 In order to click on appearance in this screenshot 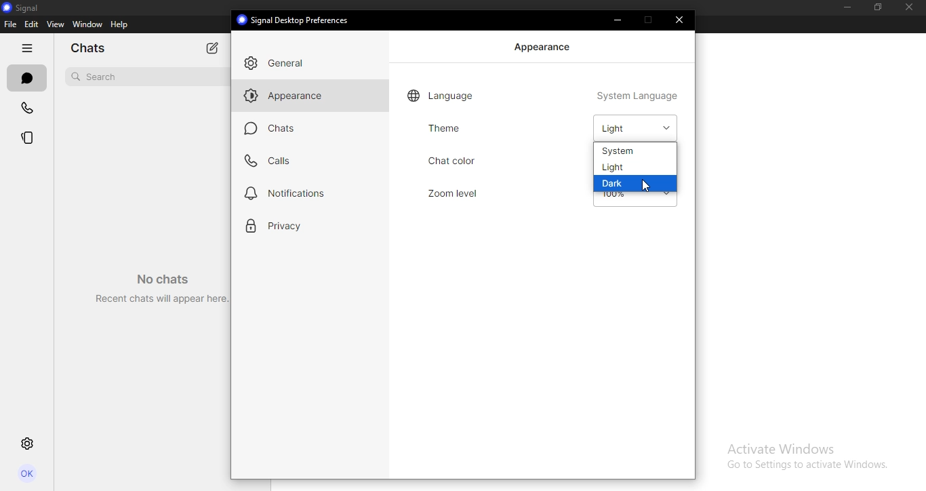, I will do `click(544, 47)`.